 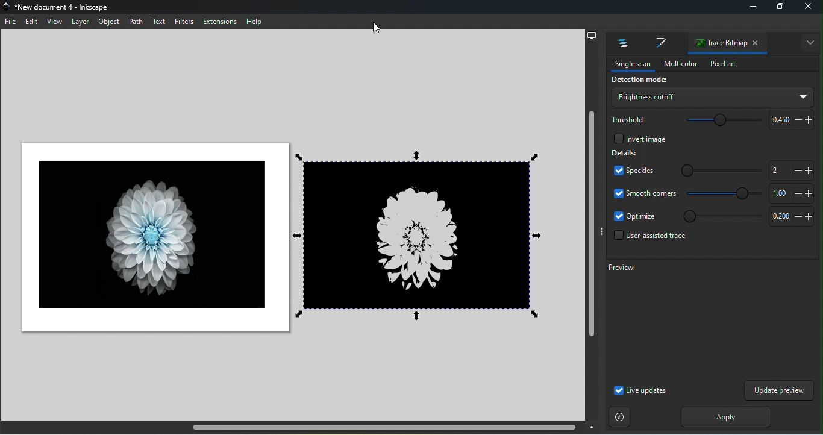 I want to click on Live updates, so click(x=640, y=390).